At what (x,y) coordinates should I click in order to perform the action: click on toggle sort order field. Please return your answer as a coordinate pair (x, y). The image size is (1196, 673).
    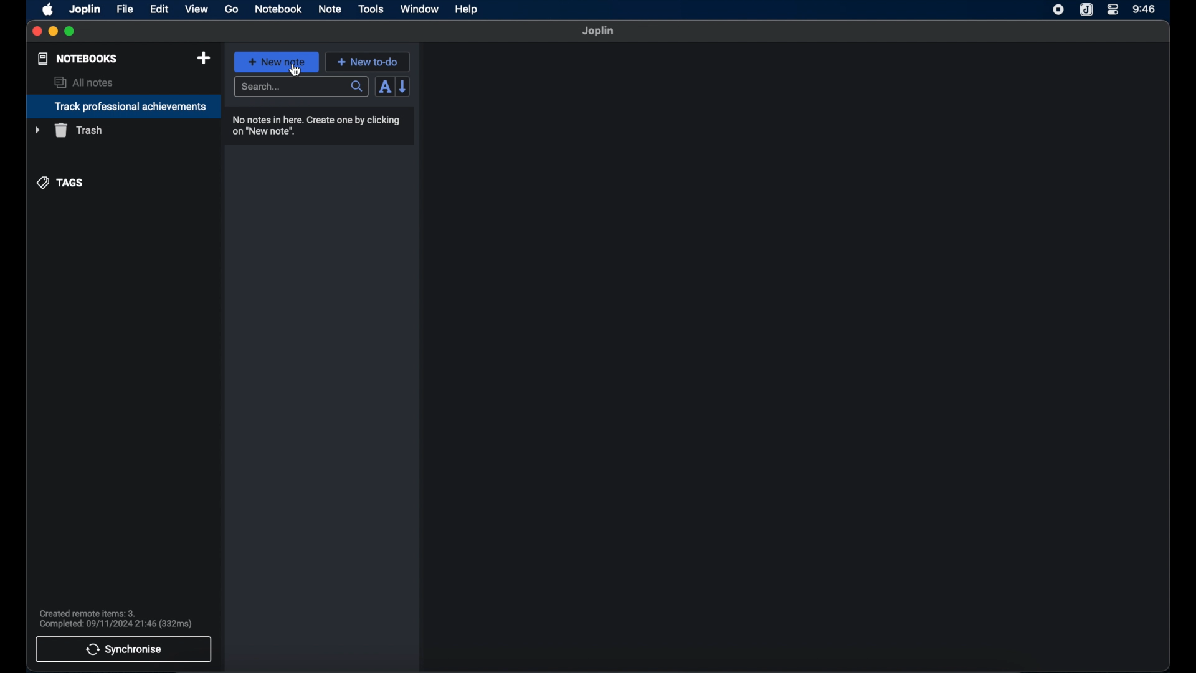
    Looking at the image, I should click on (383, 88).